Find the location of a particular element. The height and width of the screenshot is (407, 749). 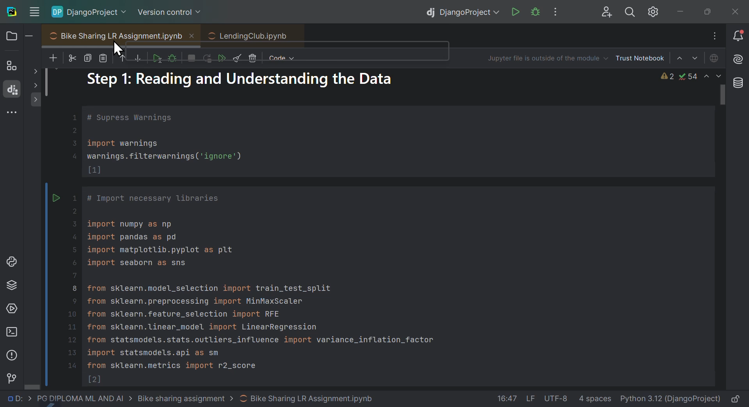

At maximise is located at coordinates (707, 11).